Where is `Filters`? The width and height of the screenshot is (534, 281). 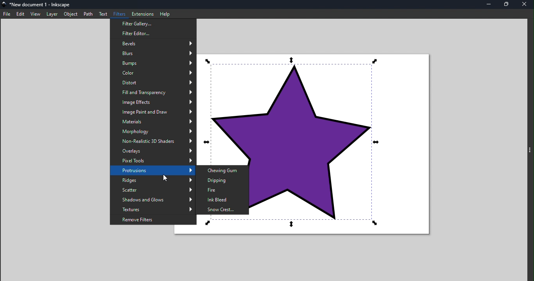
Filters is located at coordinates (120, 14).